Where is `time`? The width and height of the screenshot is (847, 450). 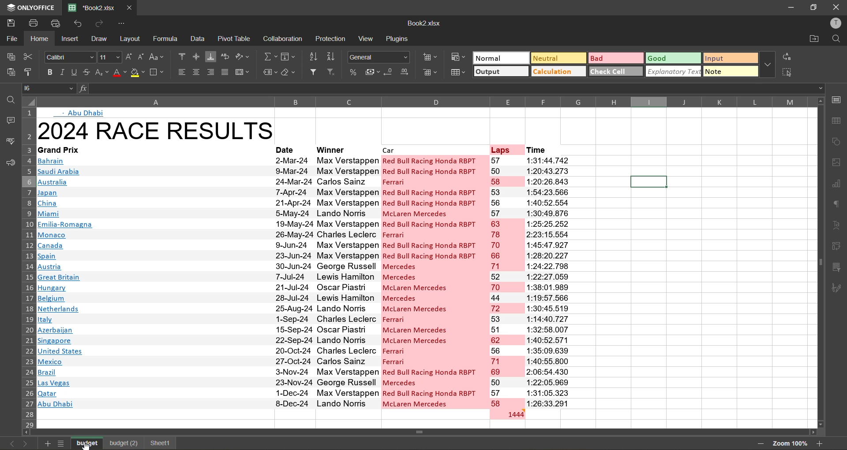 time is located at coordinates (549, 282).